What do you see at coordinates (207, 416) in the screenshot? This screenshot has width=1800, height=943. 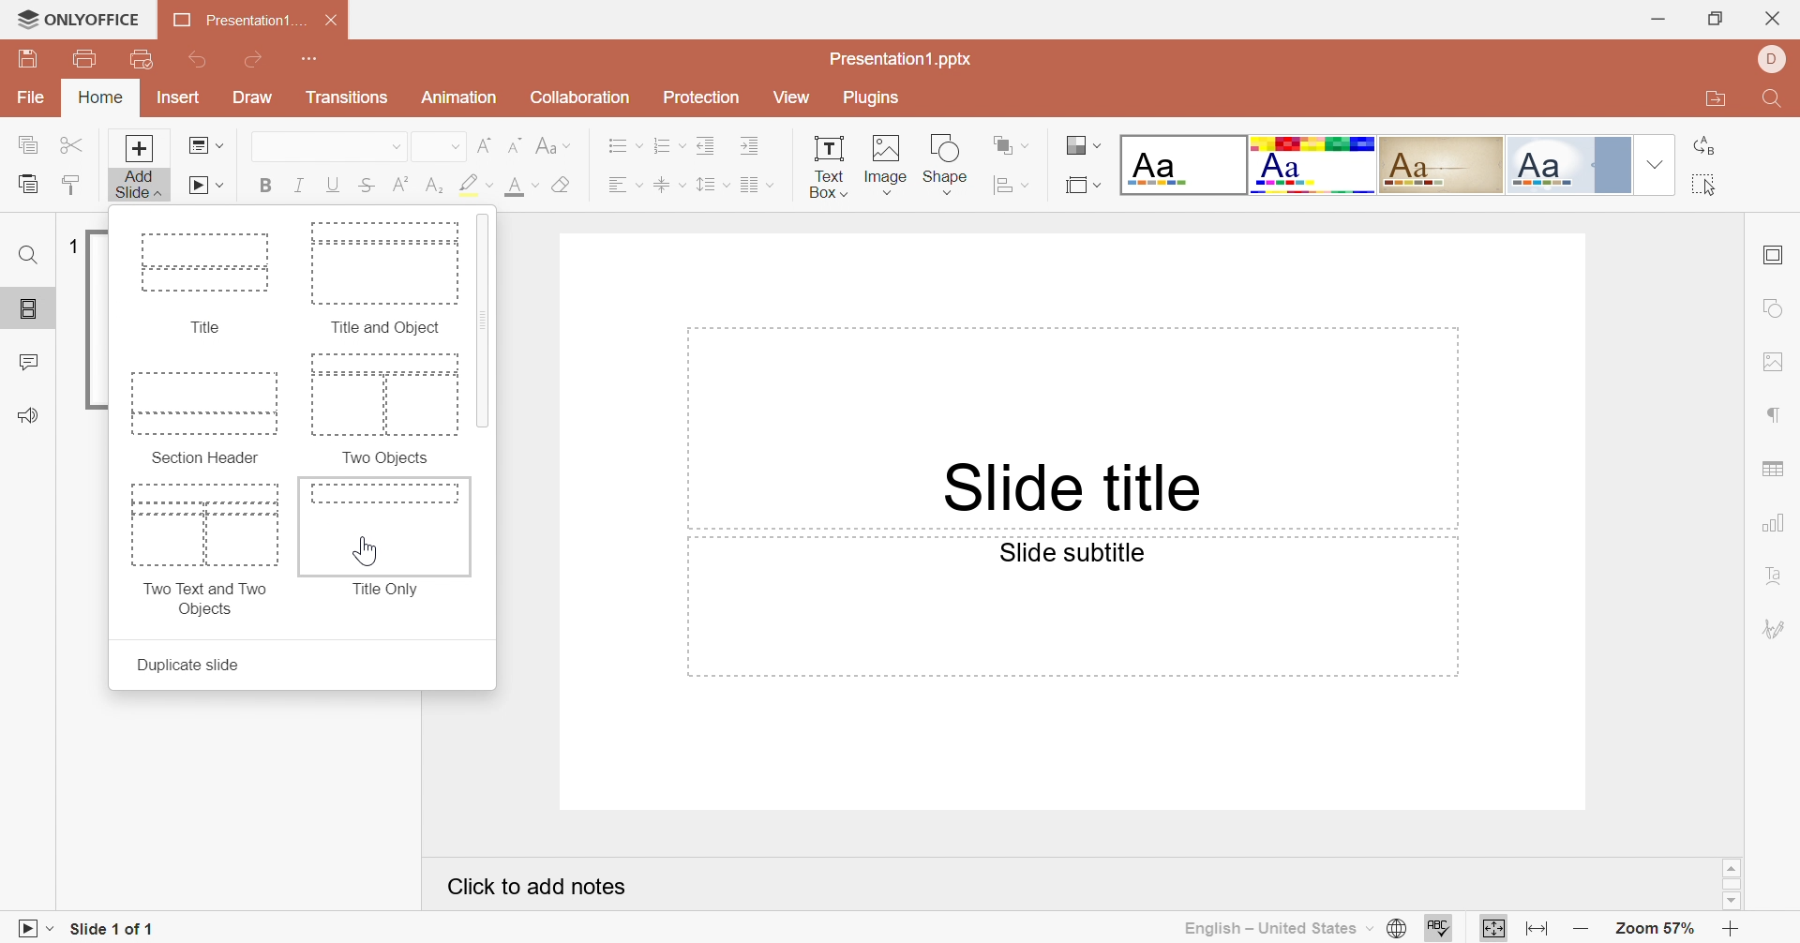 I see `Section Header` at bounding box center [207, 416].